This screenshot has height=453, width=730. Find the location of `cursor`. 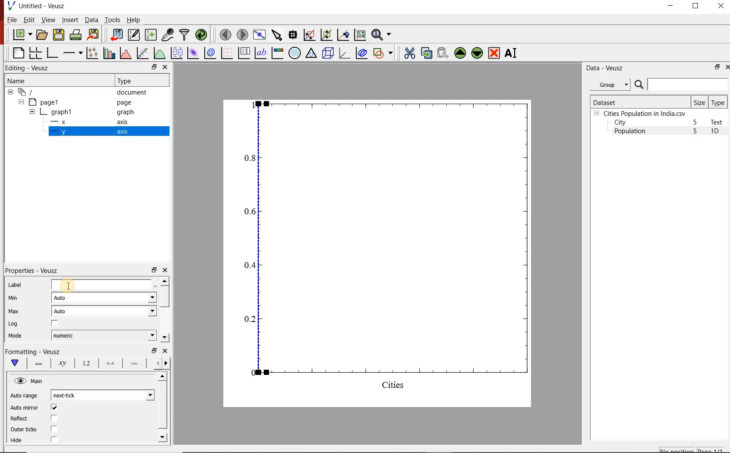

cursor is located at coordinates (64, 282).